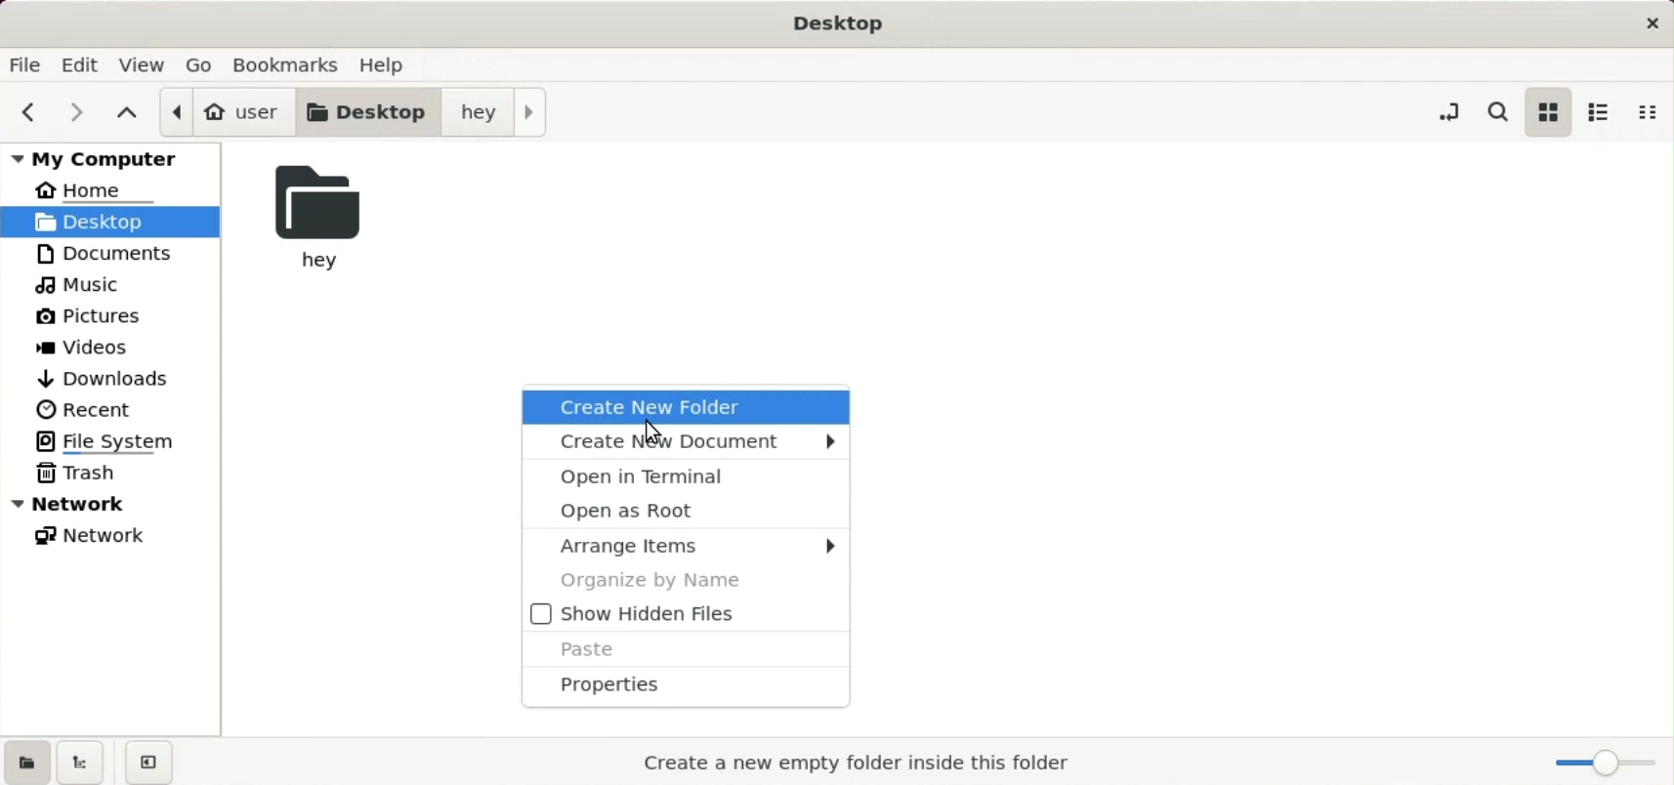  Describe the element at coordinates (1645, 111) in the screenshot. I see `compact view` at that location.